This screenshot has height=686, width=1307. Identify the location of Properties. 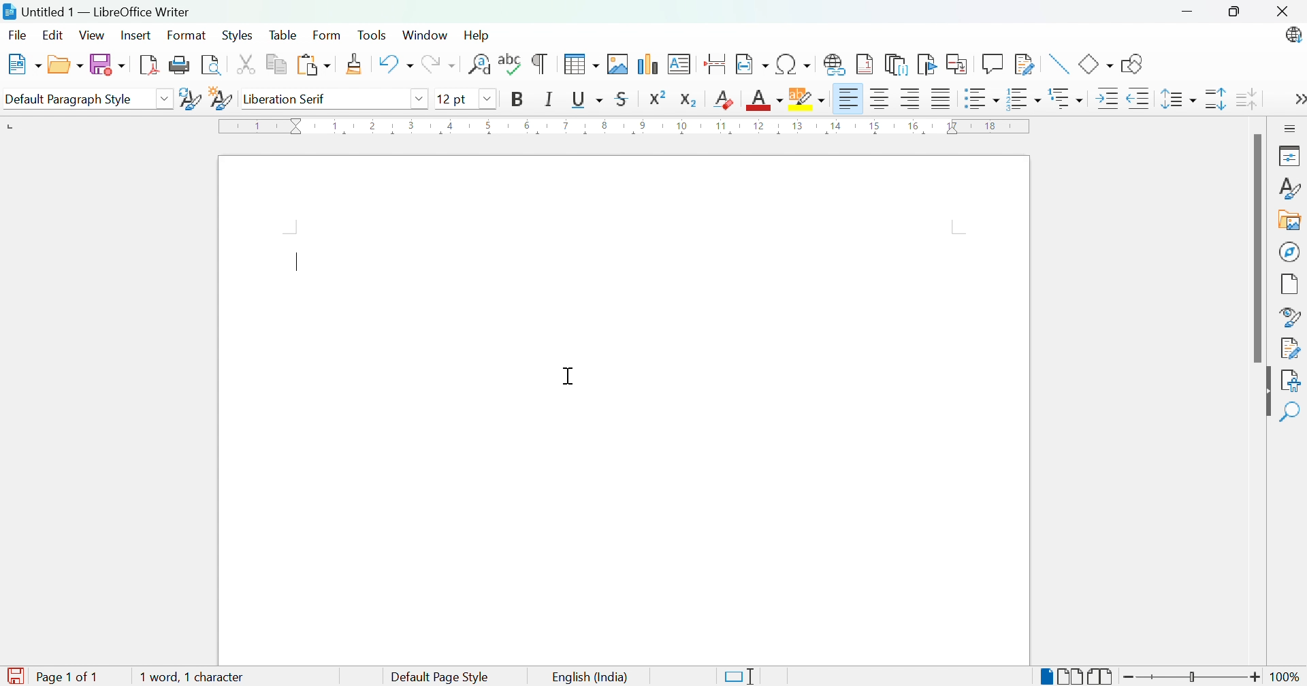
(1291, 156).